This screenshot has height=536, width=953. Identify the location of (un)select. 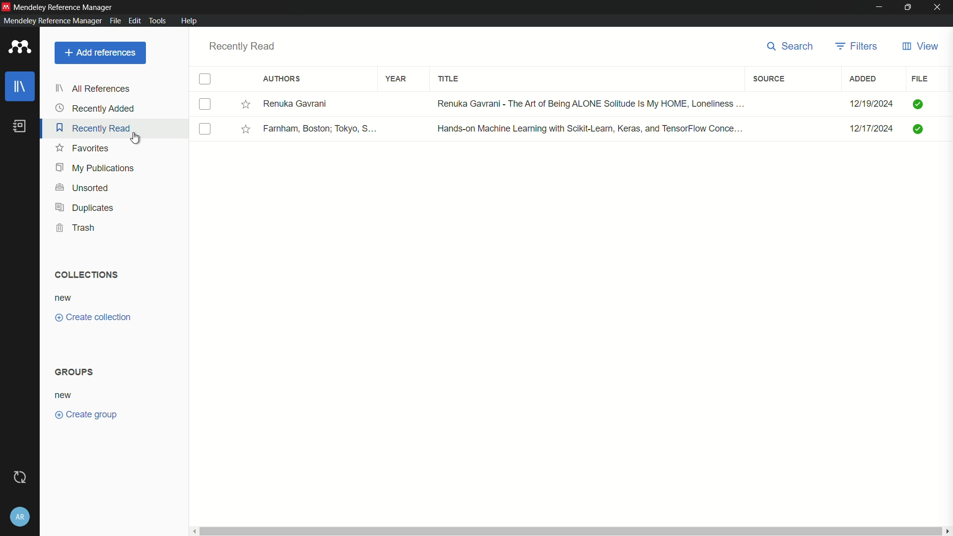
(205, 79).